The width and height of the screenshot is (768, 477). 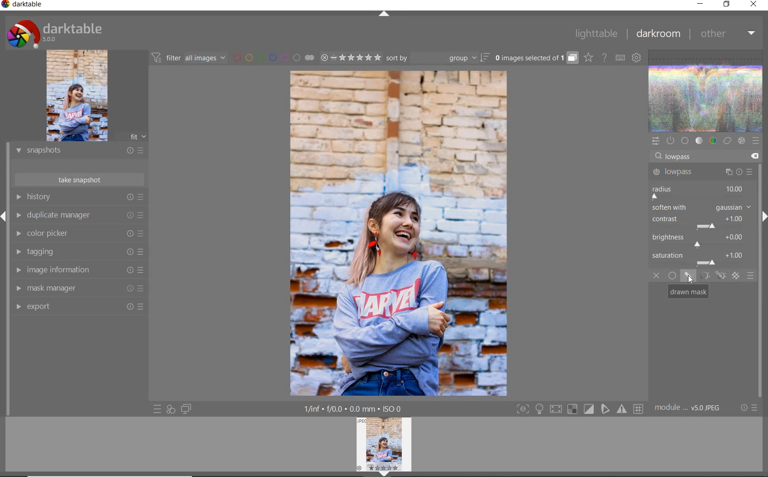 What do you see at coordinates (753, 155) in the screenshot?
I see `delete` at bounding box center [753, 155].